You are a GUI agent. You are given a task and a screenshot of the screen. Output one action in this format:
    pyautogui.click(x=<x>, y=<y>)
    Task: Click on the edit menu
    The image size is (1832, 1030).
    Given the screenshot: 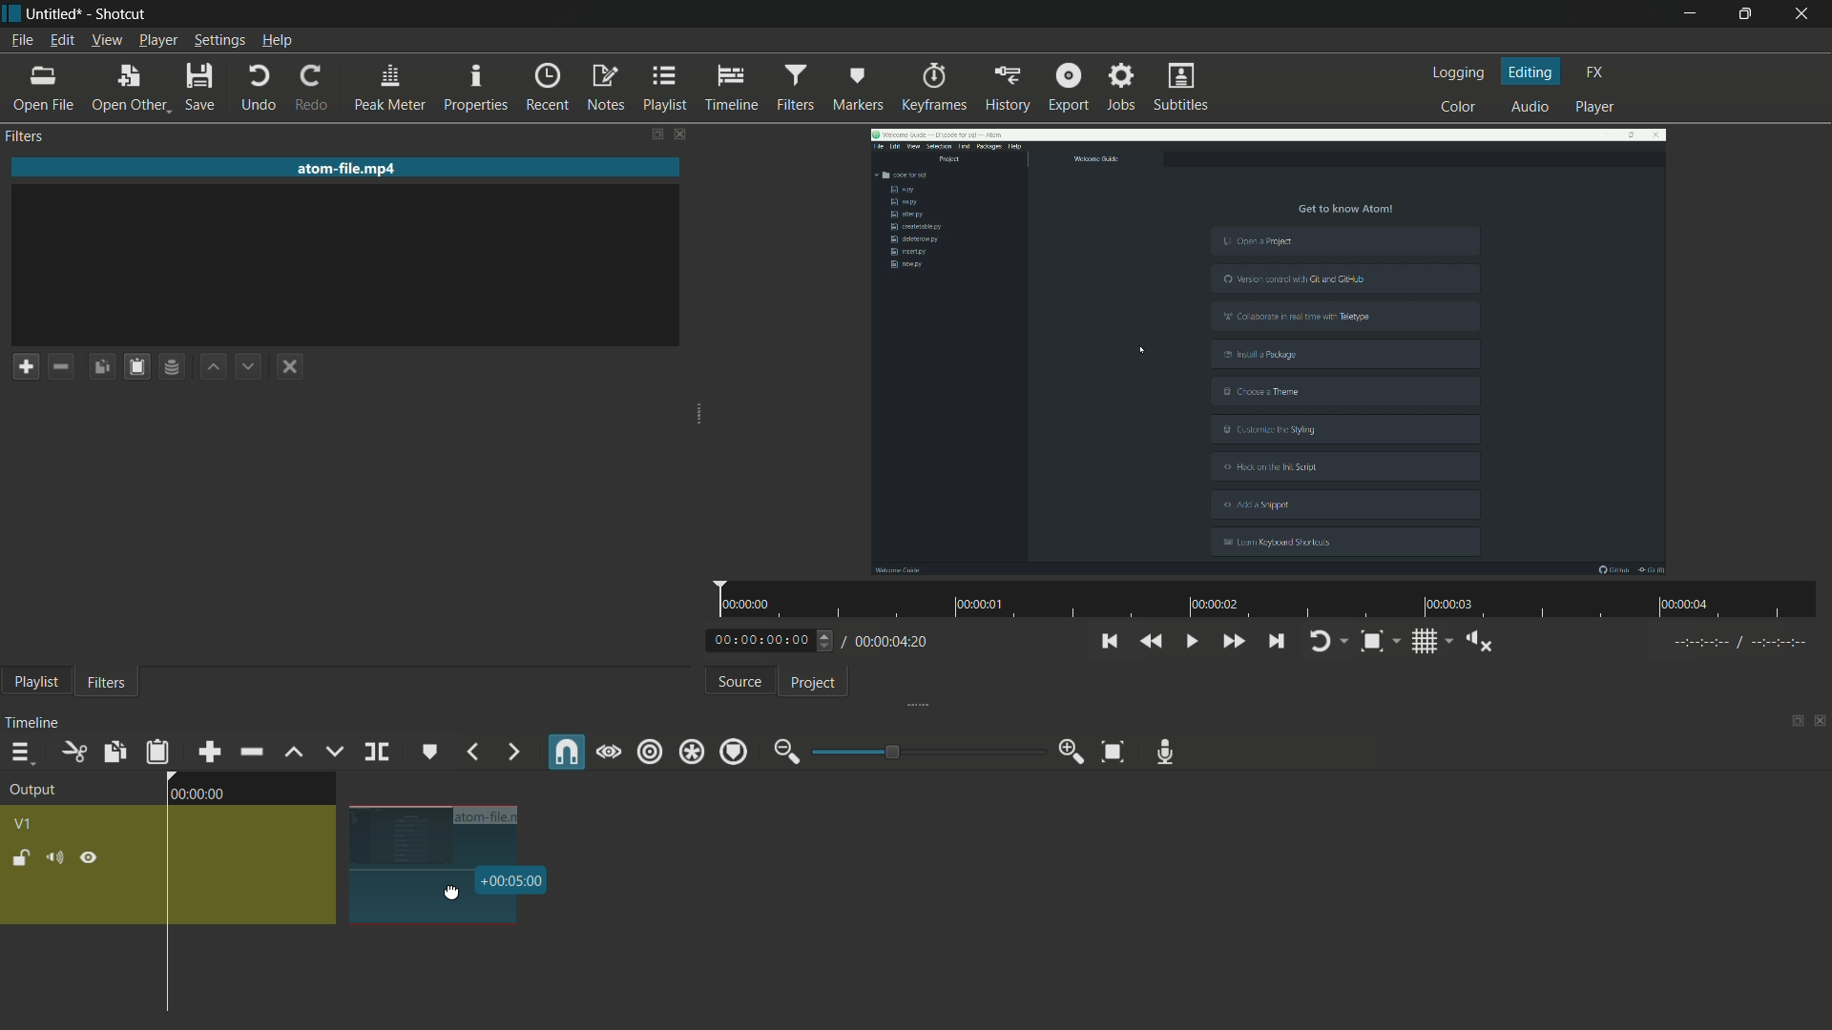 What is the action you would take?
    pyautogui.click(x=61, y=39)
    